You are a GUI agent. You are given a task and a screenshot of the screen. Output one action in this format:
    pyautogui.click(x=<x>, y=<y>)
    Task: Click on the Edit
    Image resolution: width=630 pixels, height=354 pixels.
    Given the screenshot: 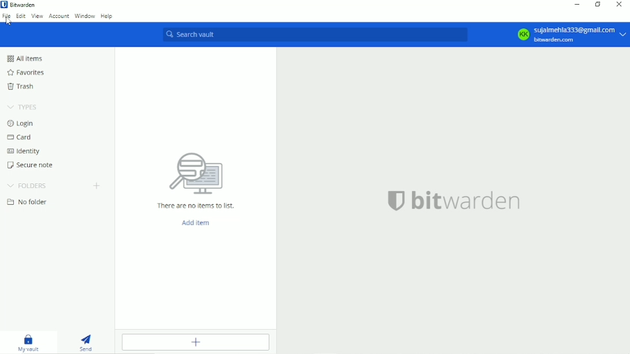 What is the action you would take?
    pyautogui.click(x=21, y=16)
    